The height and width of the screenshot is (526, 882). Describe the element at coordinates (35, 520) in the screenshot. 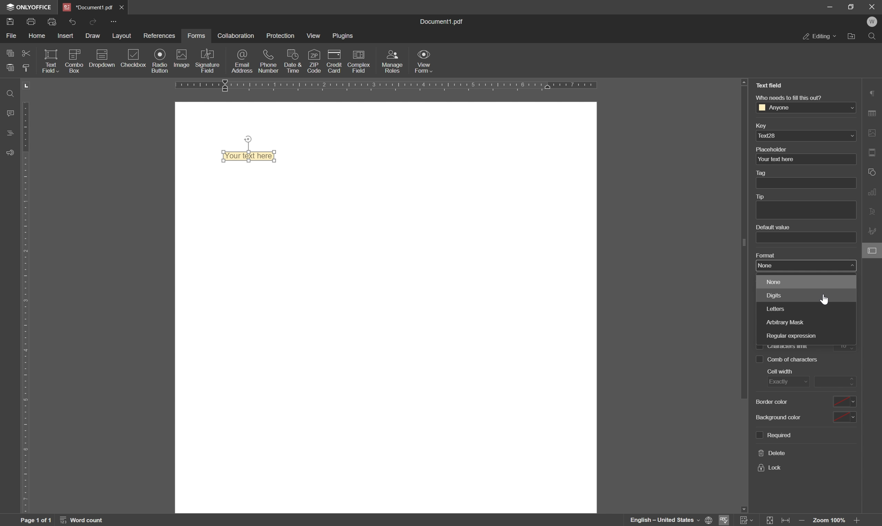

I see `page 1 of 1` at that location.